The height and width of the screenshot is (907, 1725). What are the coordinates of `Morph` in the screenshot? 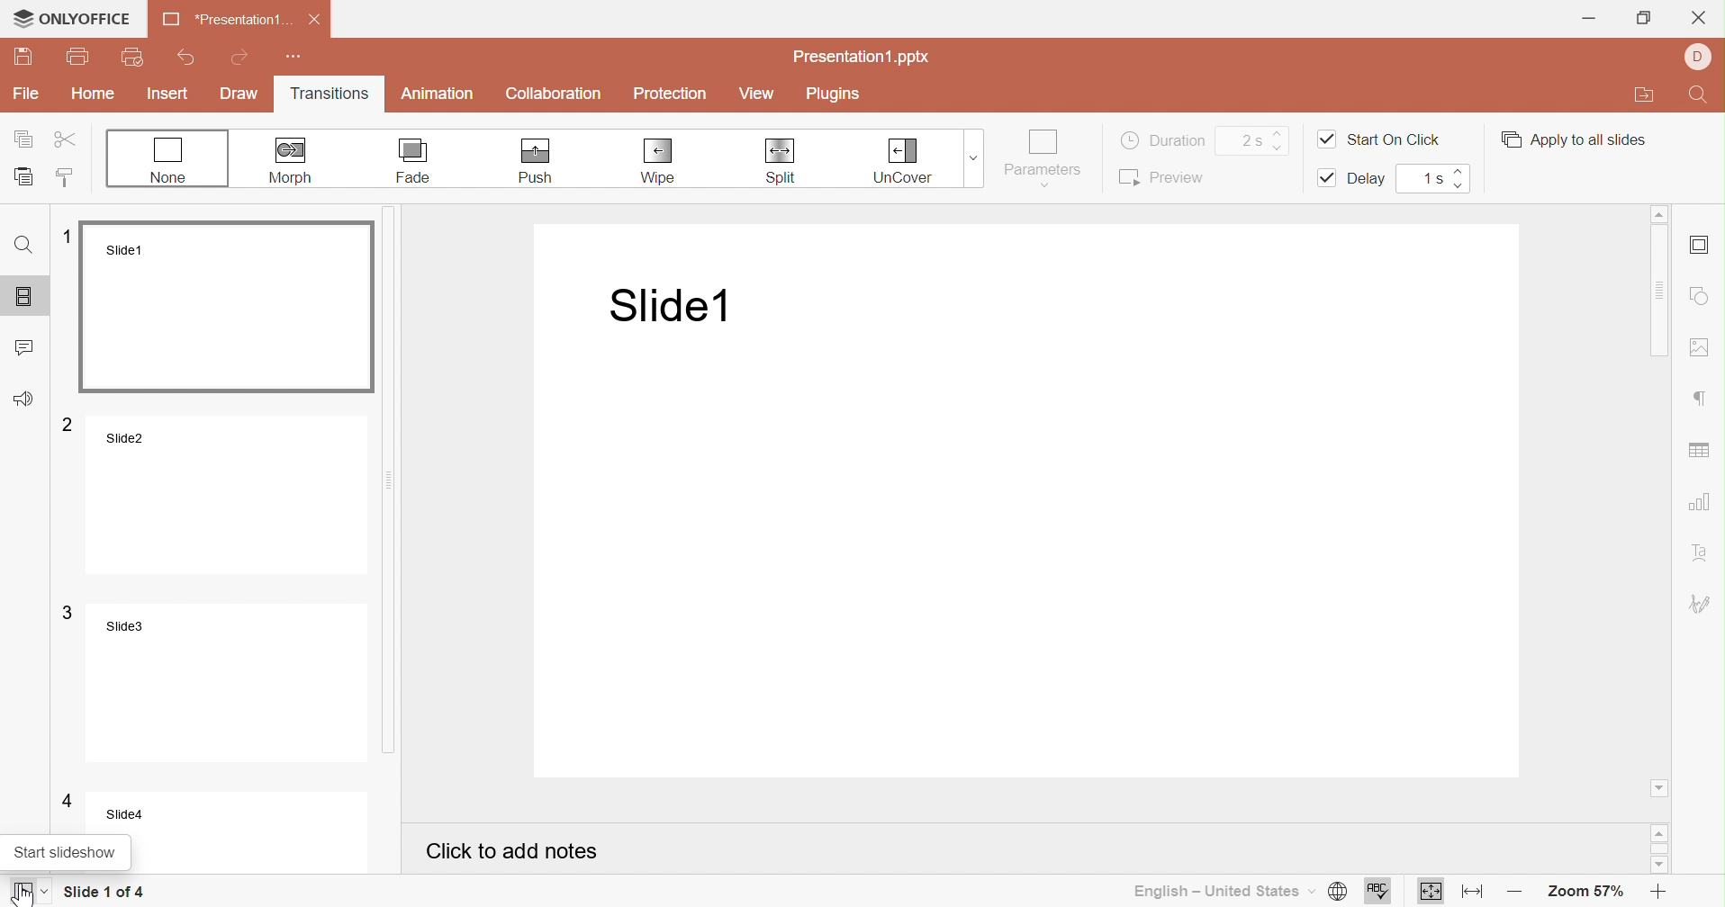 It's located at (289, 160).